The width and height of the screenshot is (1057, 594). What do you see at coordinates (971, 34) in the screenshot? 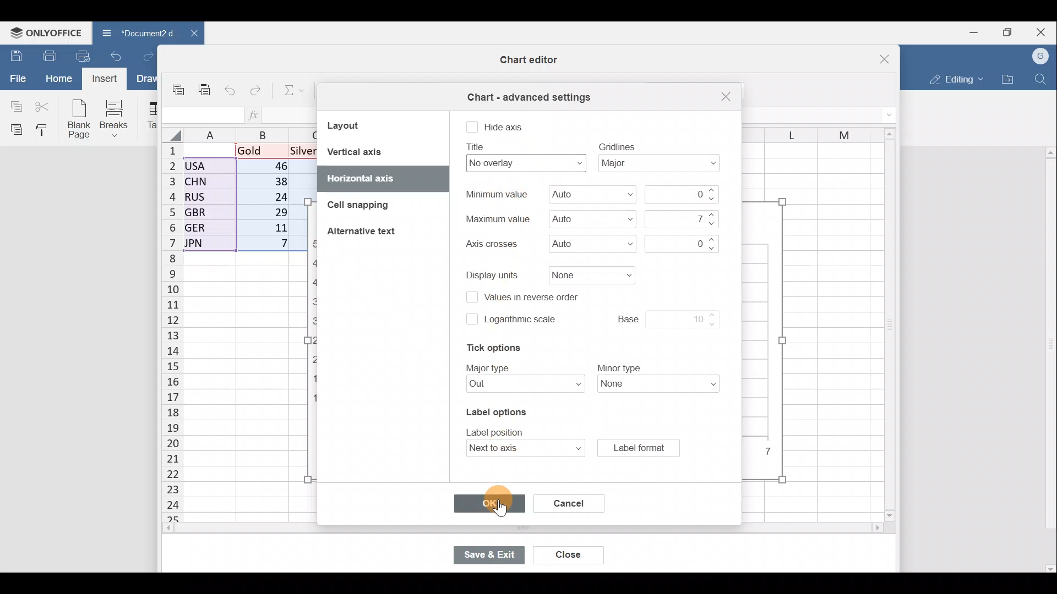
I see `Minimize` at bounding box center [971, 34].